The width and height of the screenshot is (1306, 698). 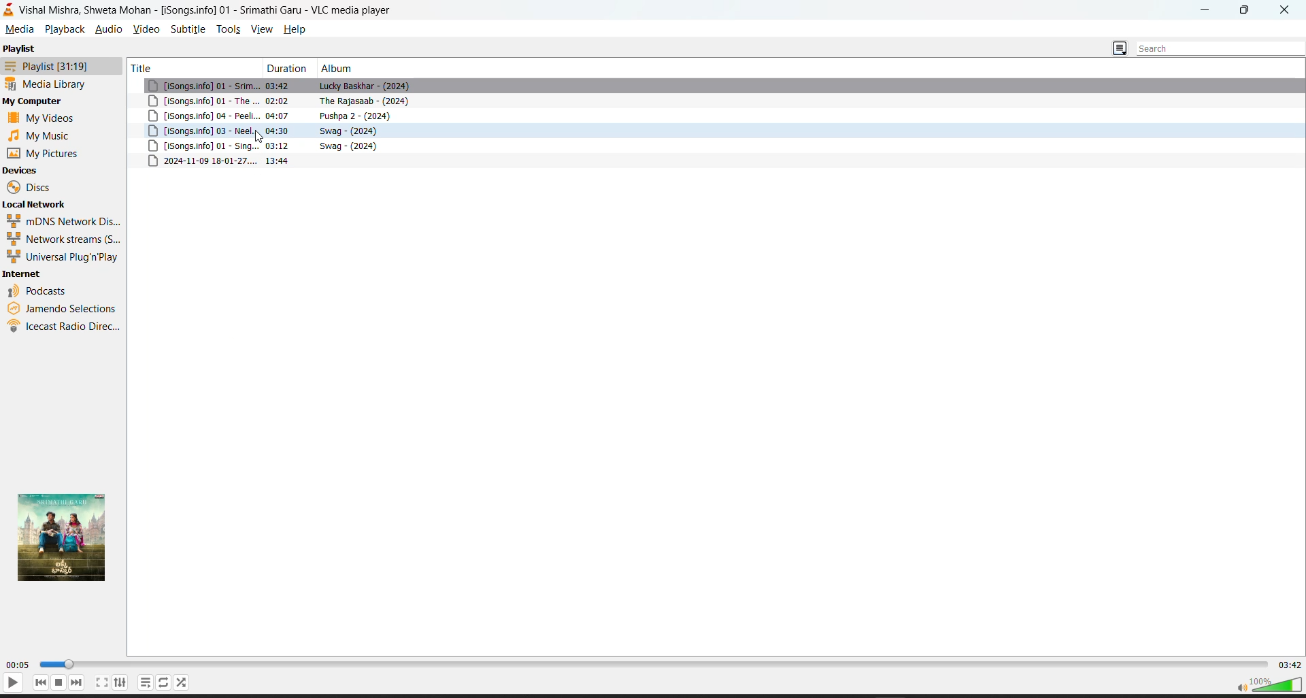 What do you see at coordinates (651, 665) in the screenshot?
I see `track slider` at bounding box center [651, 665].